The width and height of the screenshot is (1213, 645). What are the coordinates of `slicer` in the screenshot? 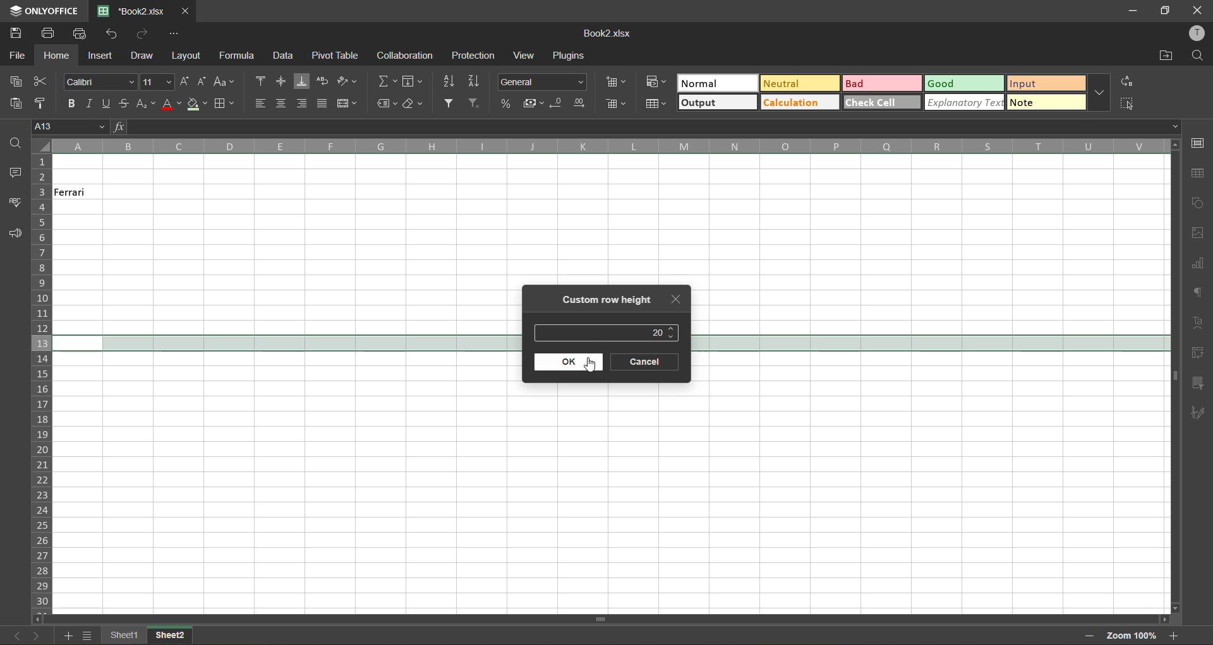 It's located at (1199, 384).